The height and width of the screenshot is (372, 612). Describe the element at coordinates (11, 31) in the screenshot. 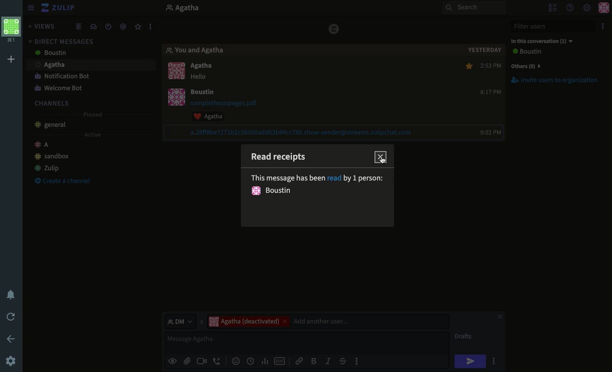

I see `Profile` at that location.